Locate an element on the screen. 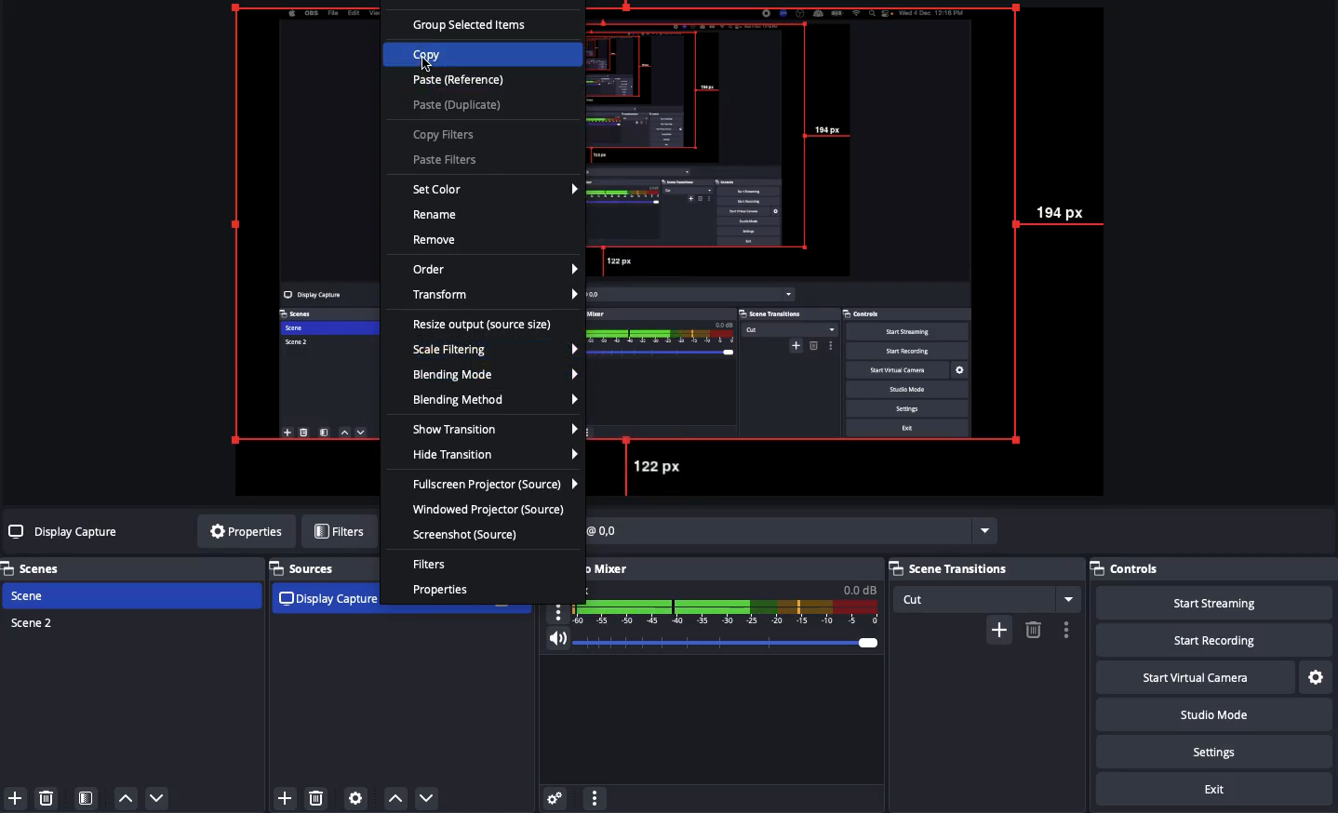  Filter is located at coordinates (434, 566).